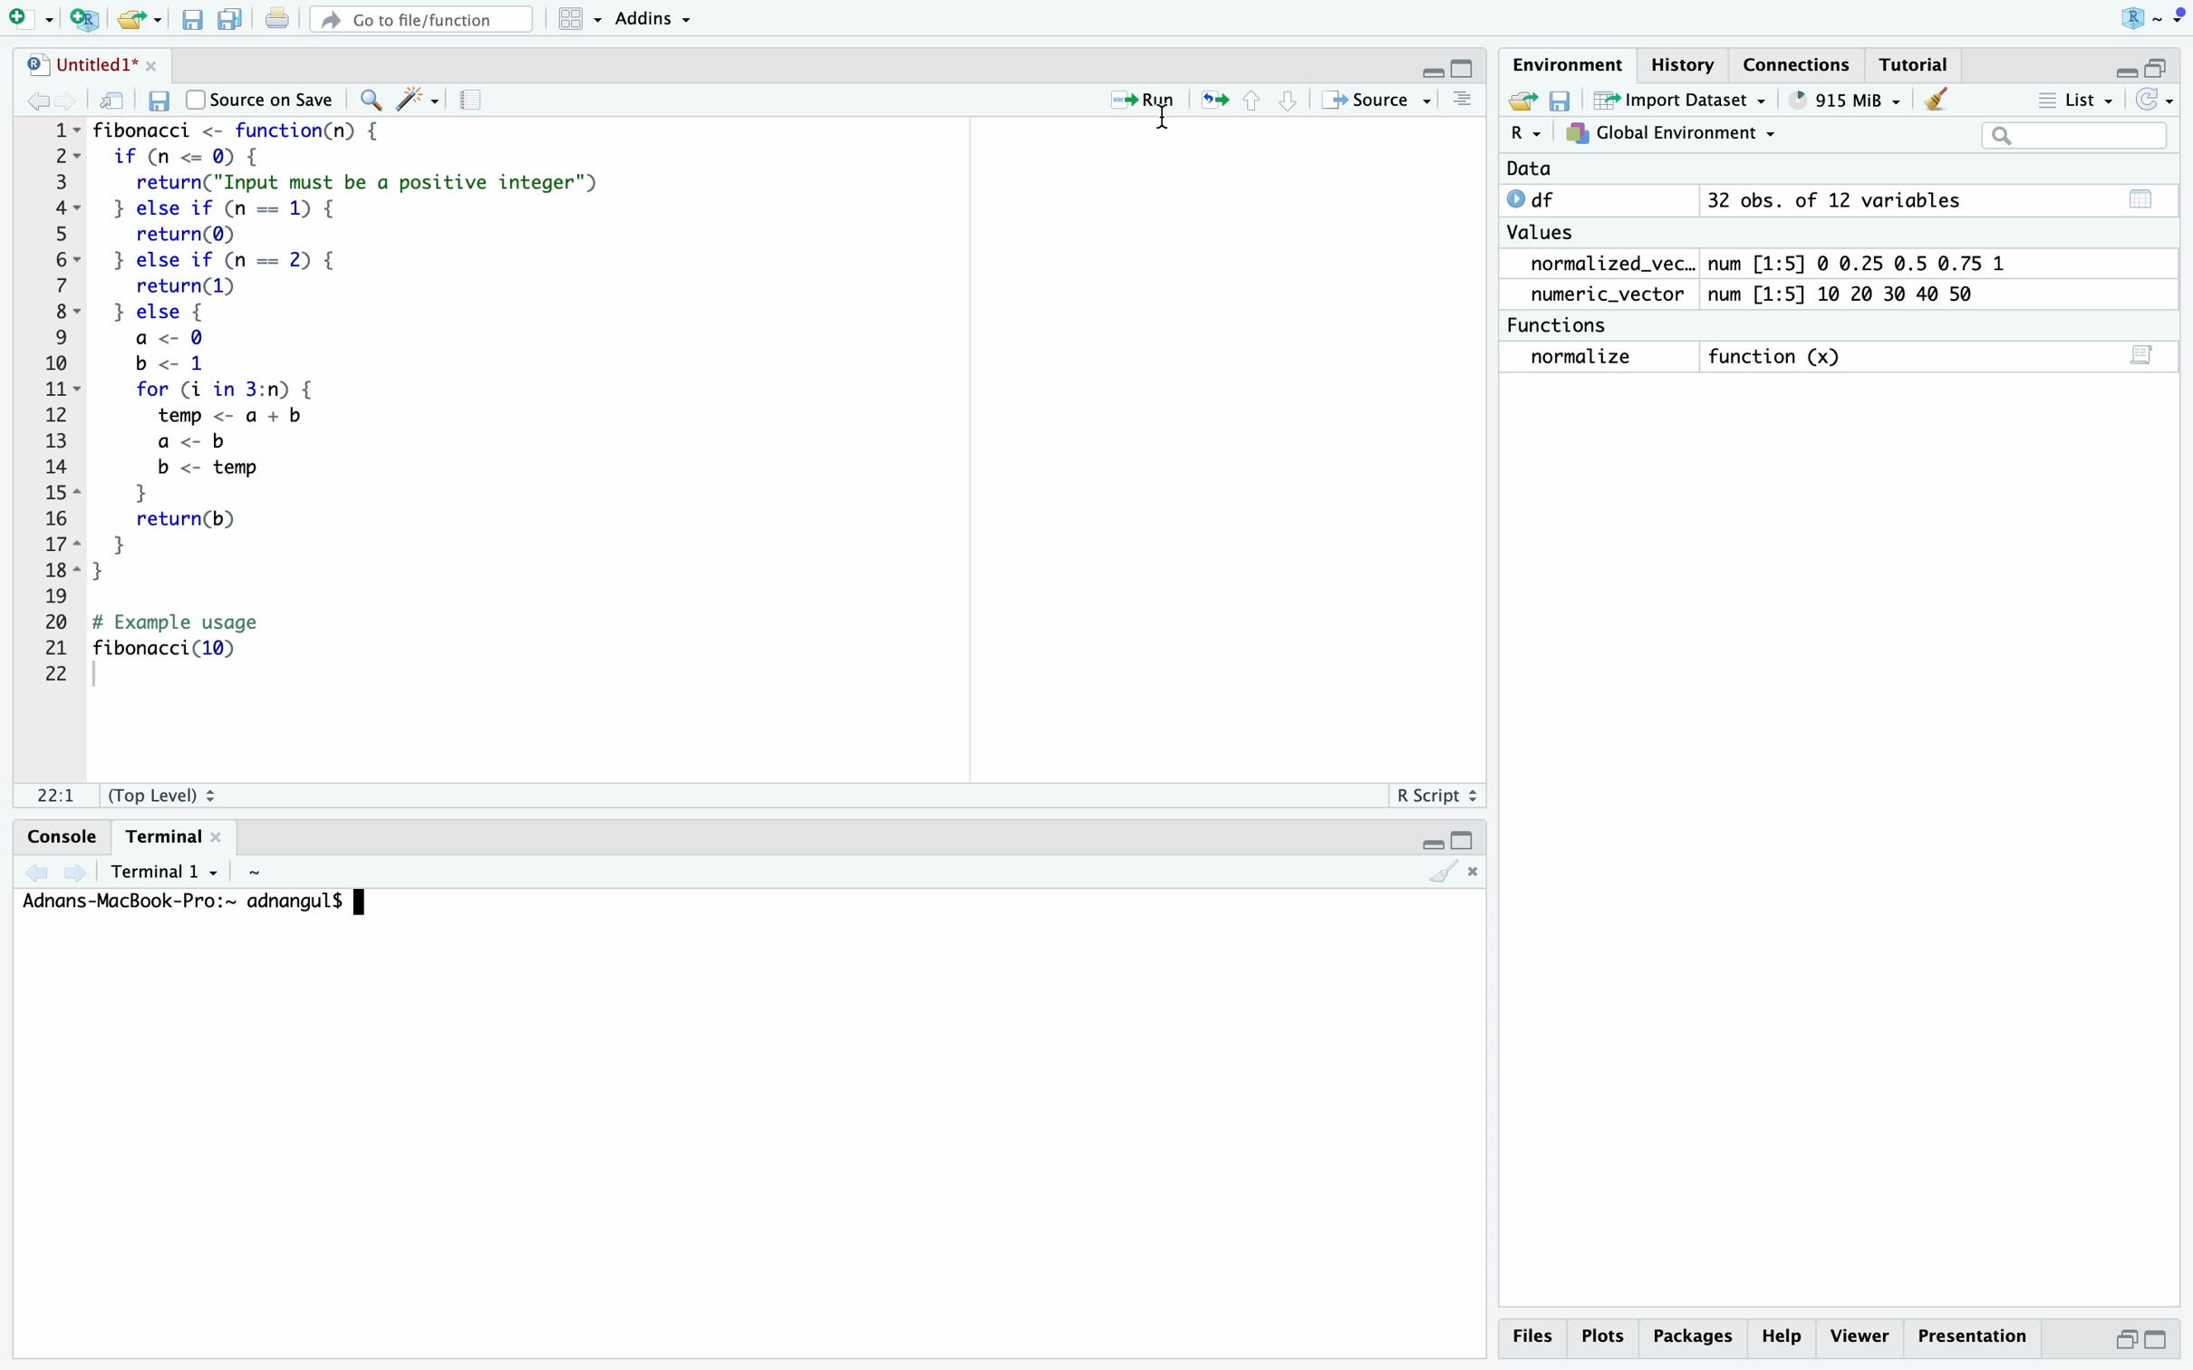  What do you see at coordinates (1607, 262) in the screenshot?
I see `normalized_vec..` at bounding box center [1607, 262].